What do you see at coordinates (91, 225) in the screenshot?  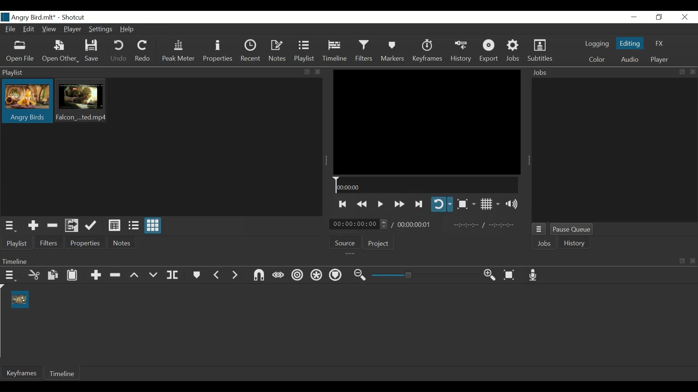 I see `Update` at bounding box center [91, 225].